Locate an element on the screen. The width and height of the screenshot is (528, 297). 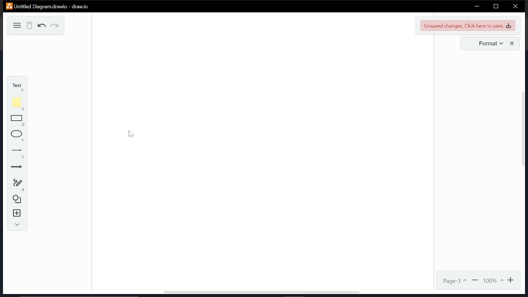
restore down is located at coordinates (496, 6).